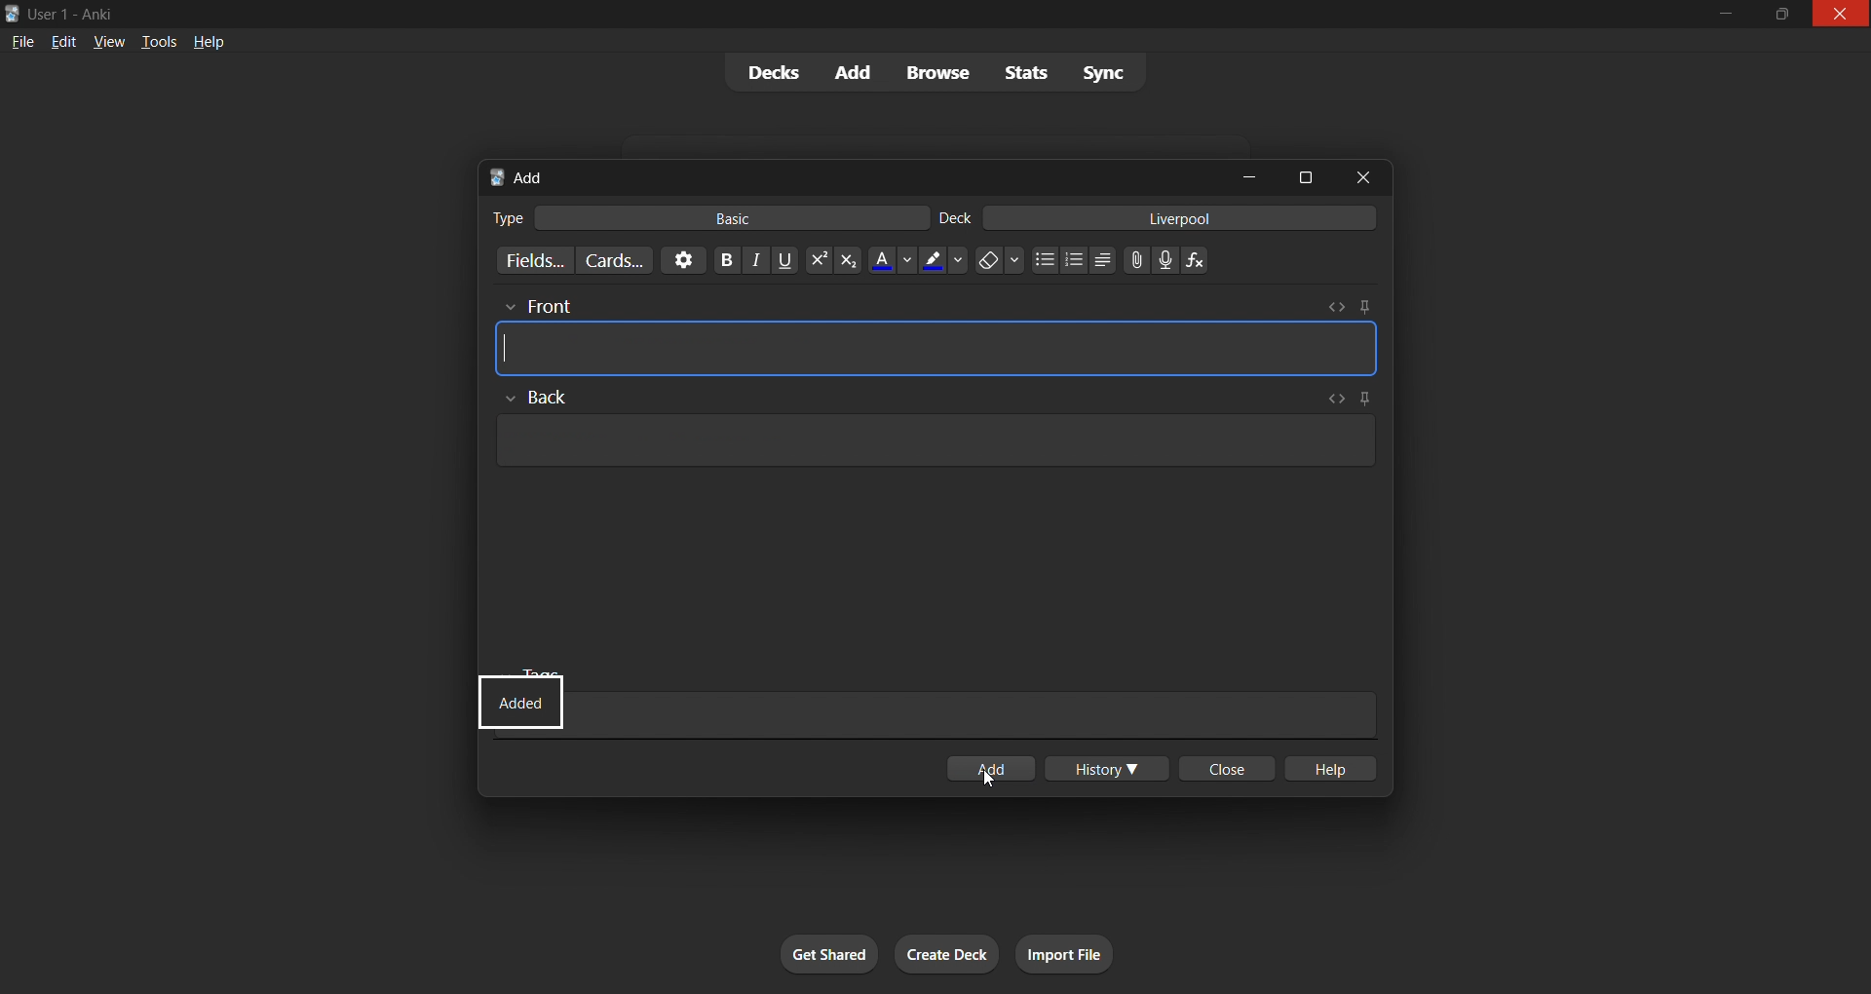 The height and width of the screenshot is (994, 1871). I want to click on history, so click(1109, 771).